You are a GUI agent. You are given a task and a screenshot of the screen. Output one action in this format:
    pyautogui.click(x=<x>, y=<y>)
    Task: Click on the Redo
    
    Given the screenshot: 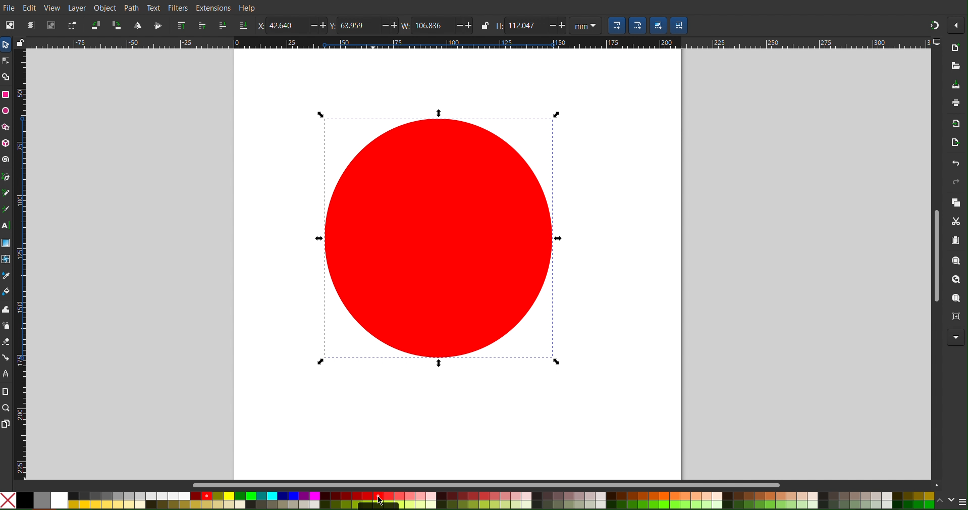 What is the action you would take?
    pyautogui.click(x=956, y=182)
    